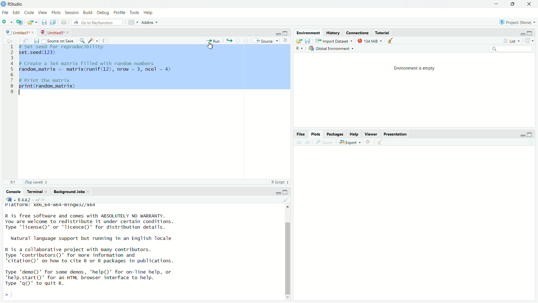  Describe the element at coordinates (332, 49) in the screenshot. I see `kh Global Environment +` at that location.